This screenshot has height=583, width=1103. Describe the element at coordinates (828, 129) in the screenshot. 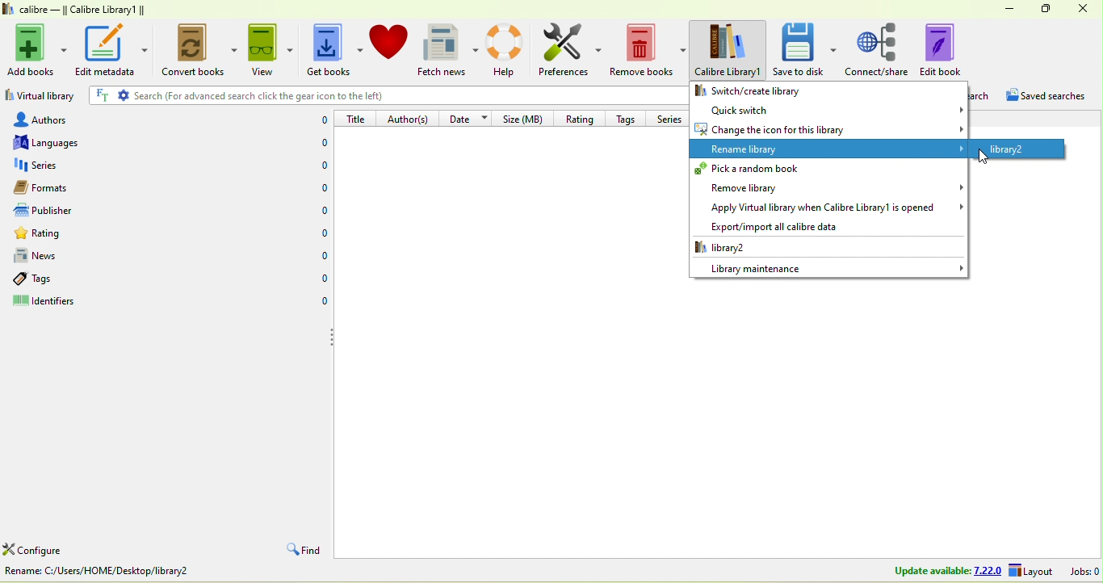

I see `change the icon for this library` at that location.